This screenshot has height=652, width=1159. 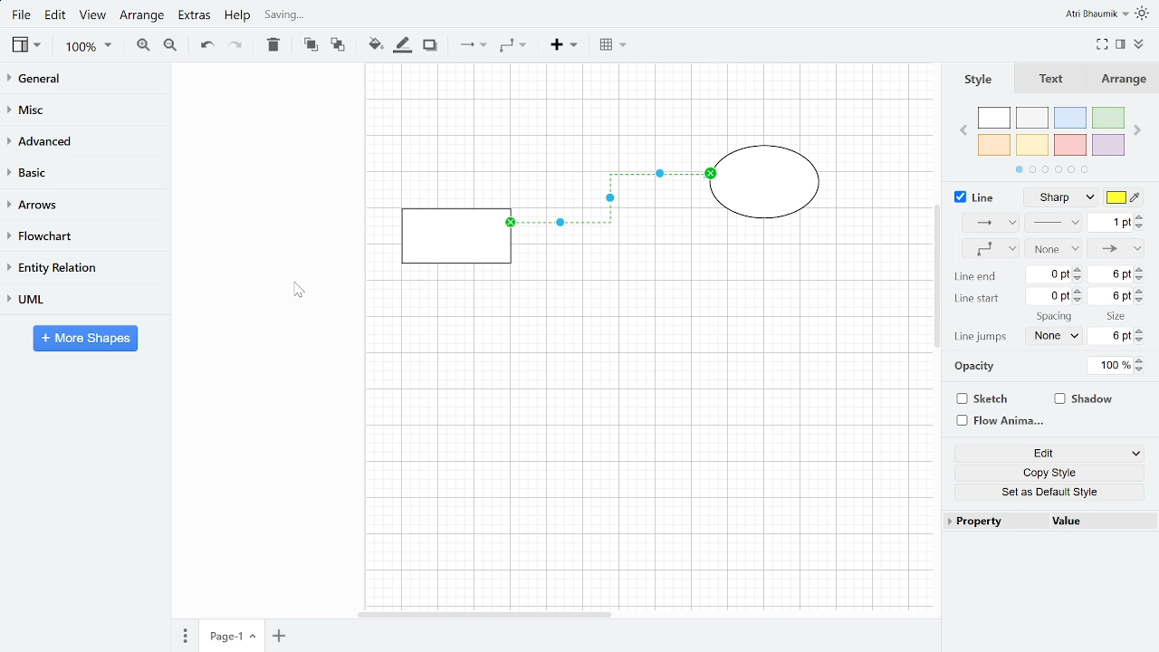 What do you see at coordinates (1079, 302) in the screenshot?
I see `Decrease line start spacing` at bounding box center [1079, 302].